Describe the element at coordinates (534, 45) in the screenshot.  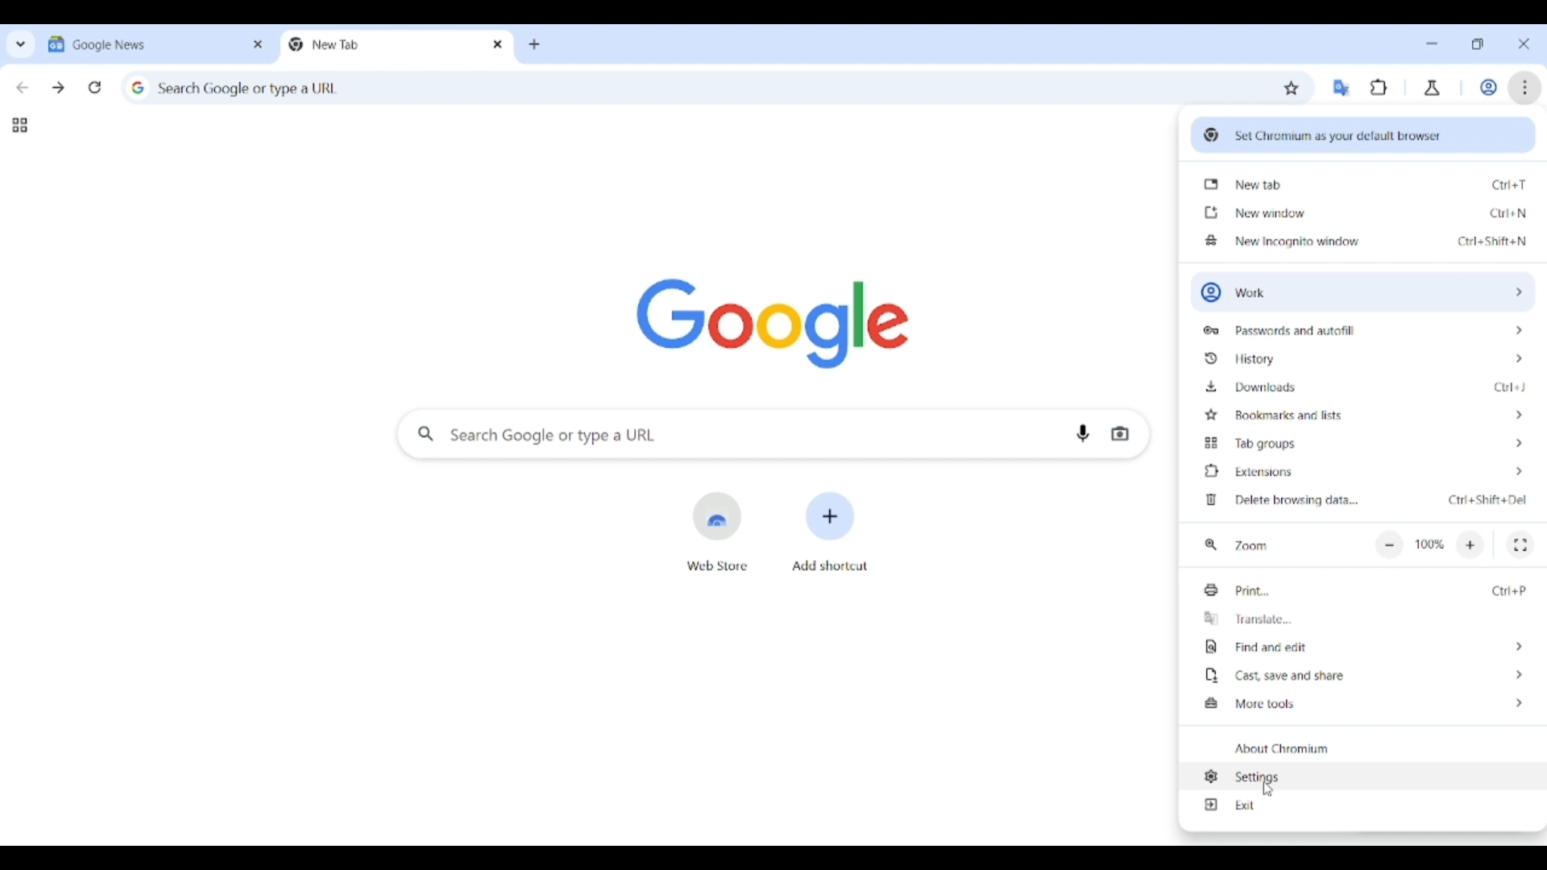
I see `Add new tab` at that location.